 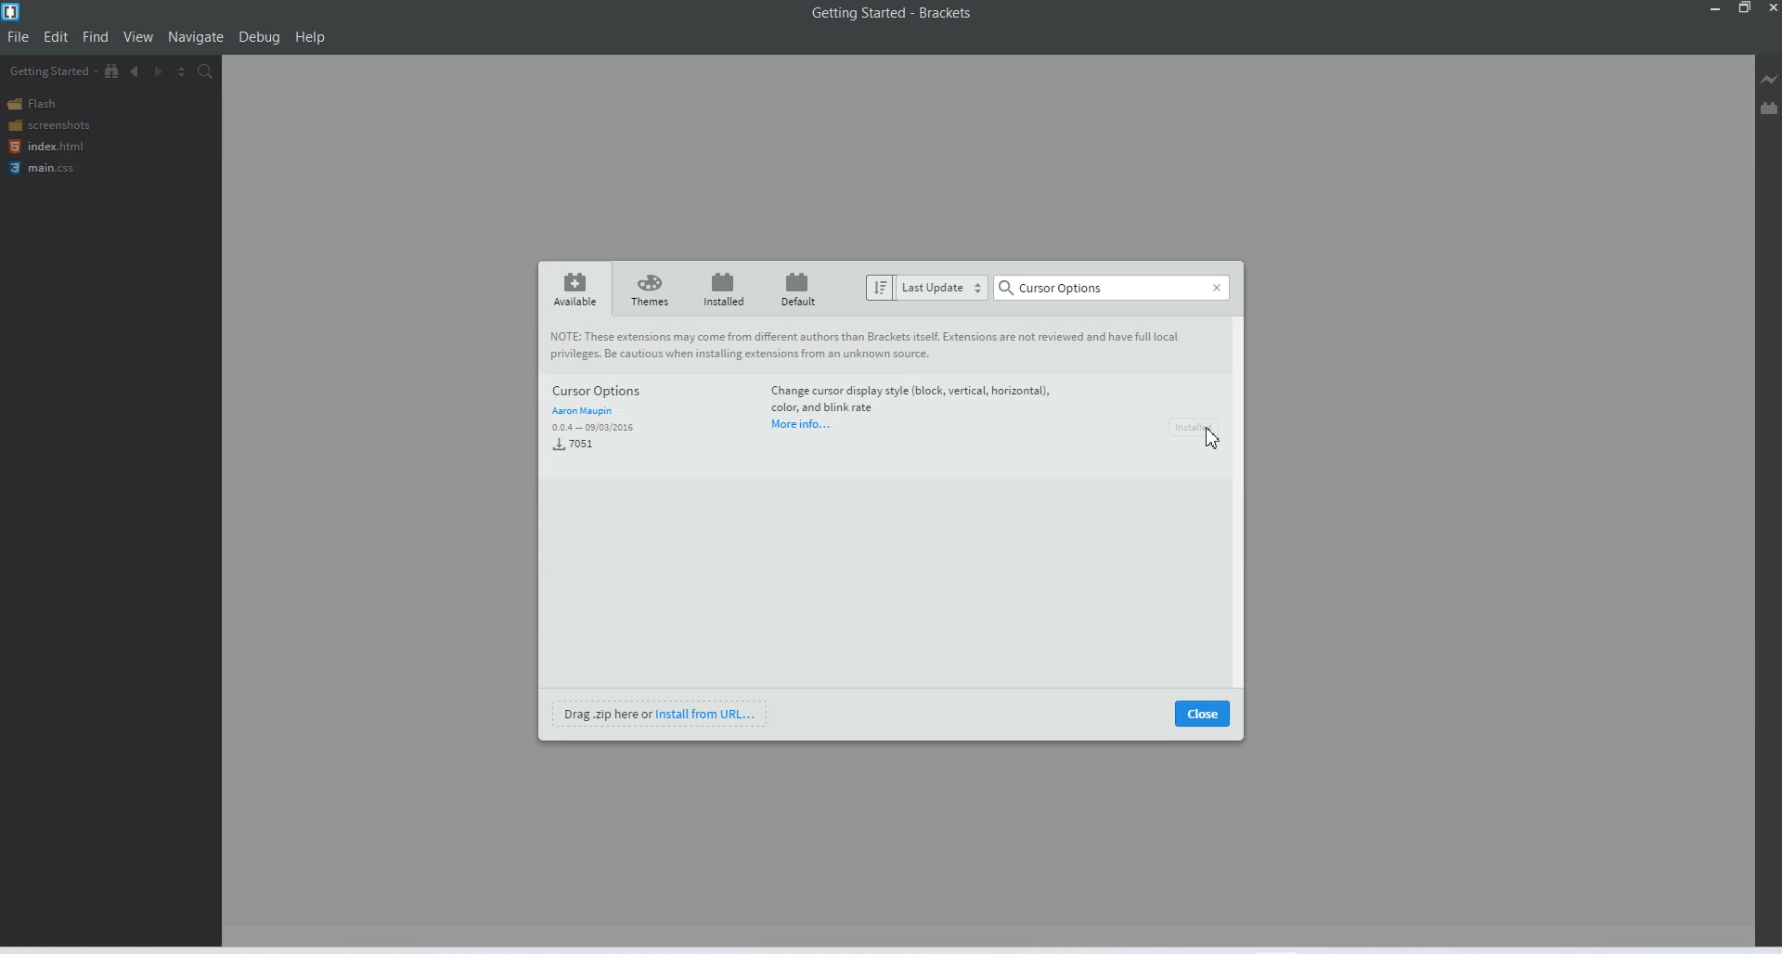 What do you see at coordinates (1197, 427) in the screenshot?
I see `installed` at bounding box center [1197, 427].